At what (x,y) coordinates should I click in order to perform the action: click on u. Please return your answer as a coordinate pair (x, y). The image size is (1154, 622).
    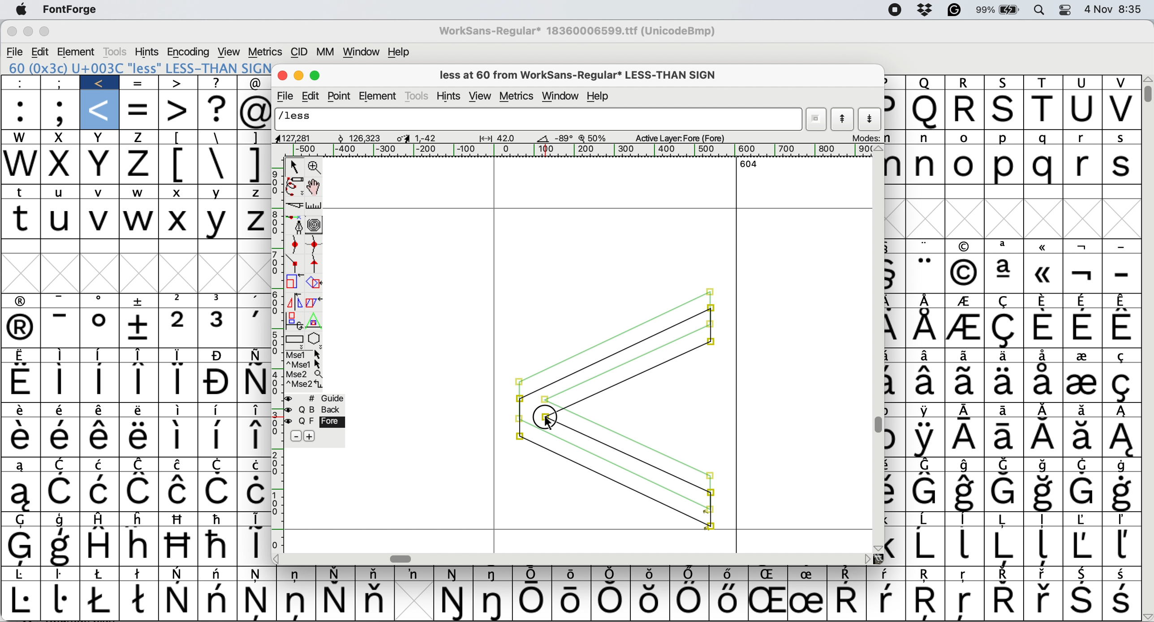
    Looking at the image, I should click on (1082, 109).